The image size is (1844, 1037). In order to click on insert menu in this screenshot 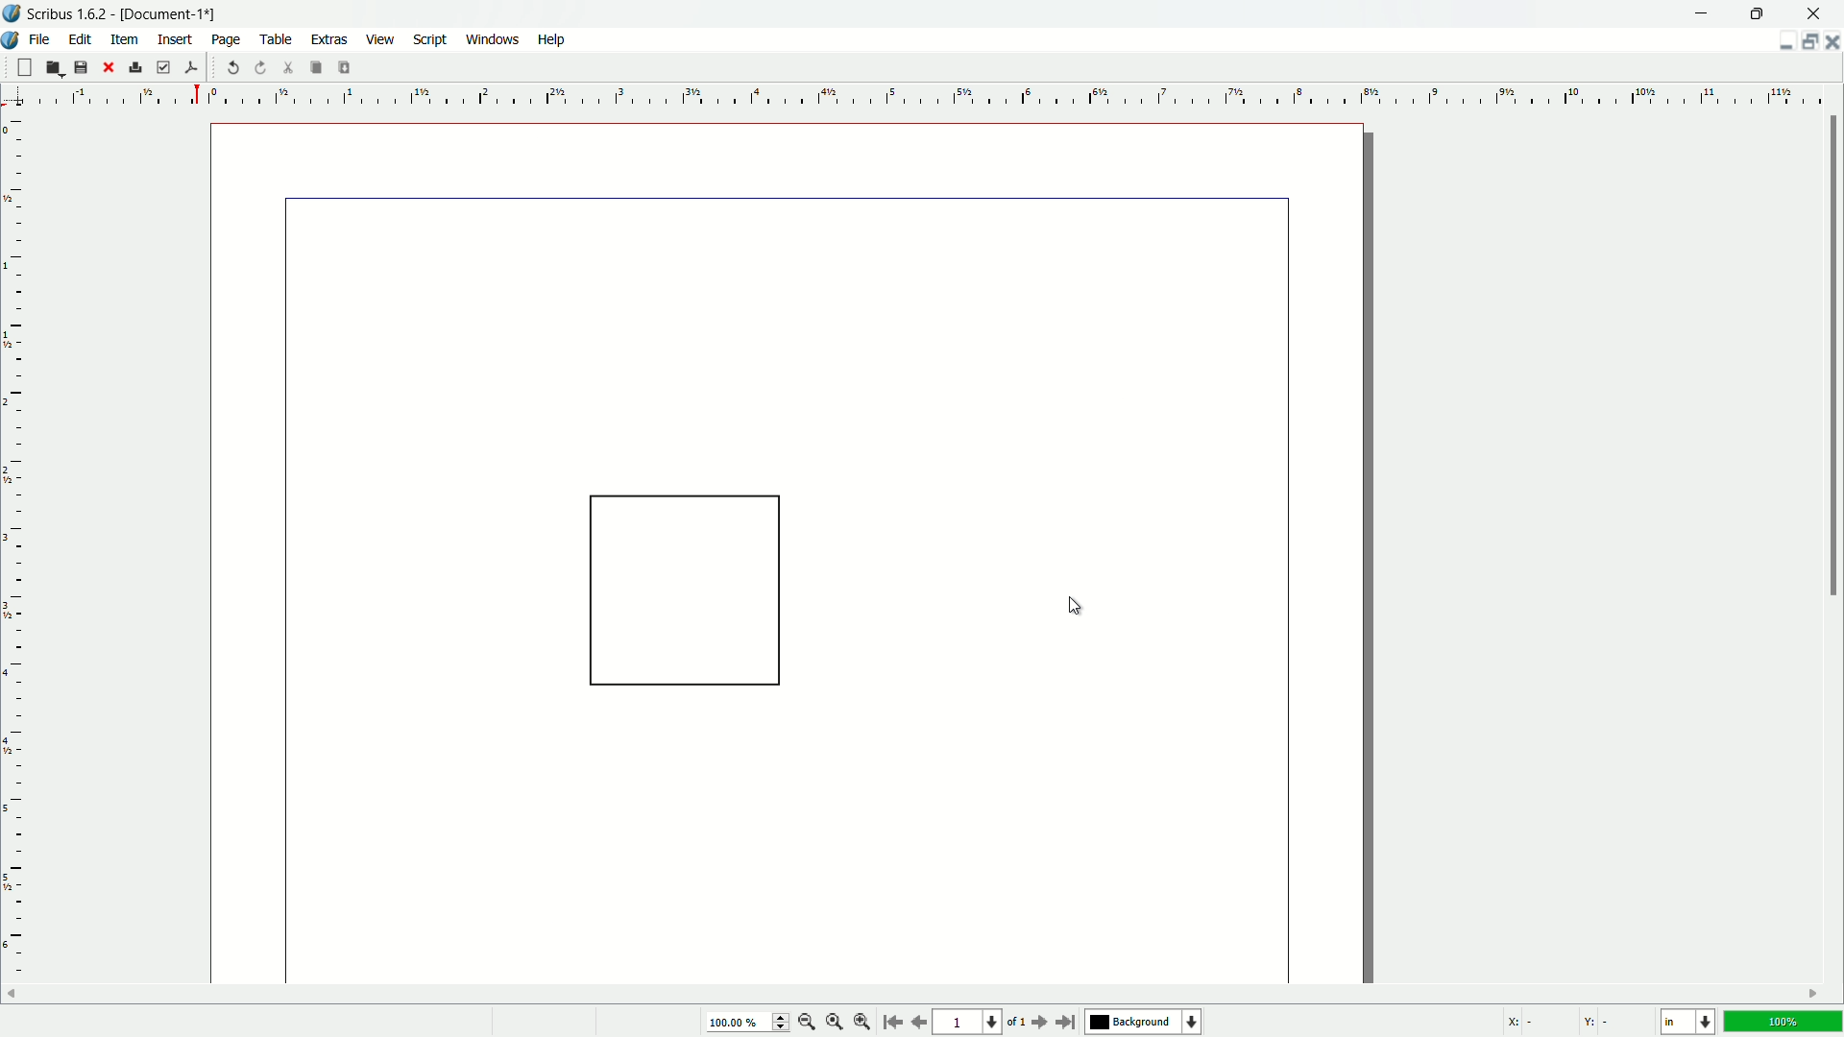, I will do `click(176, 40)`.